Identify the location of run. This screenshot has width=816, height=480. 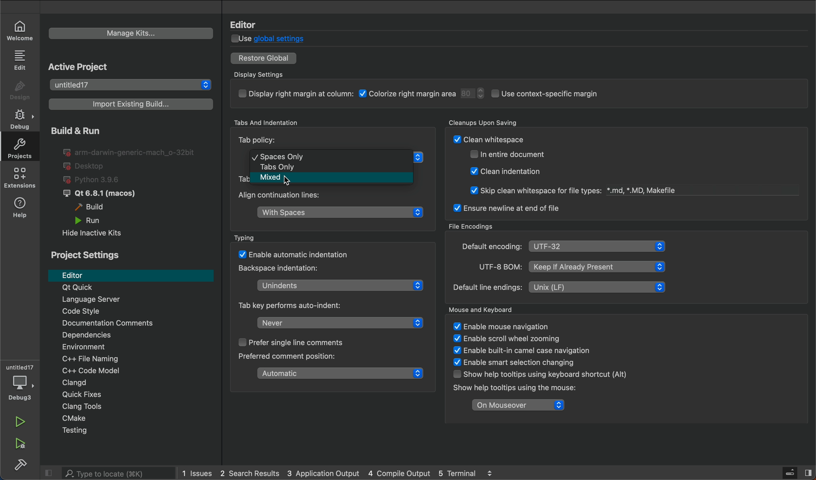
(22, 422).